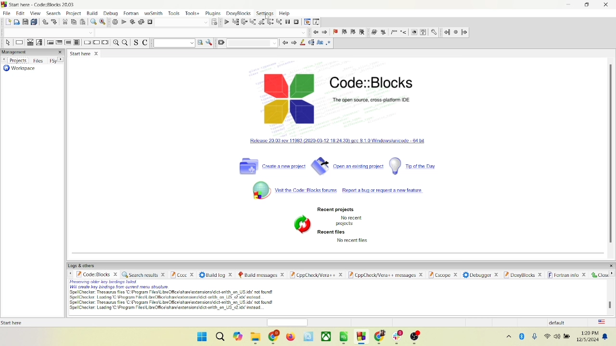 This screenshot has height=346, width=616. Describe the element at coordinates (7, 42) in the screenshot. I see `select` at that location.